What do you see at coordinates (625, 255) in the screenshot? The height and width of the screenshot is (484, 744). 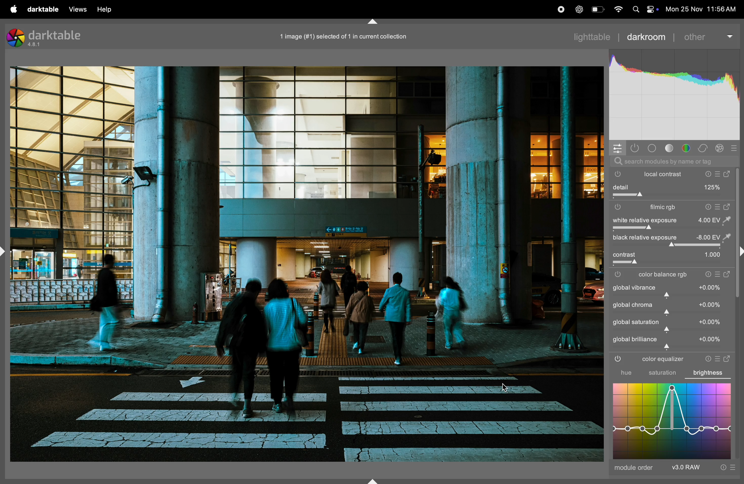 I see `toggle` at bounding box center [625, 255].